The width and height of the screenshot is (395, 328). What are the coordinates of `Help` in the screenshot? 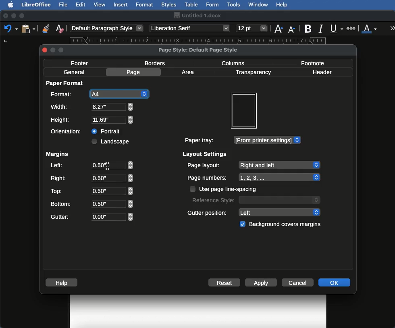 It's located at (282, 5).